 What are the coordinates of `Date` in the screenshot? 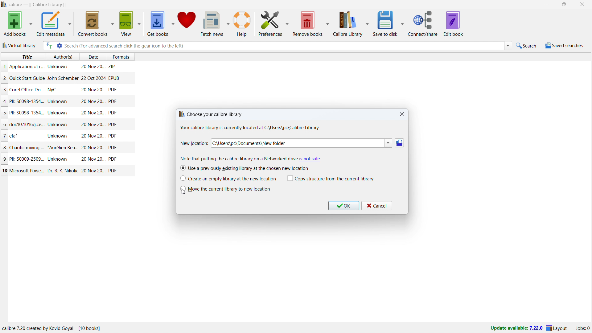 It's located at (92, 78).